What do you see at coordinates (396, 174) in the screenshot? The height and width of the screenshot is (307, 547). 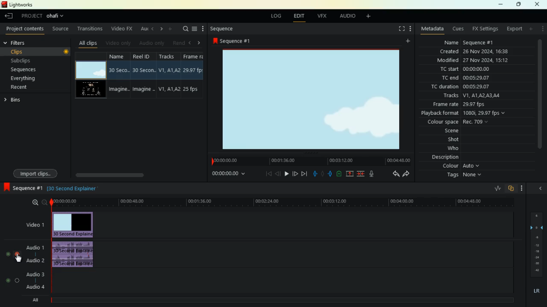 I see `back` at bounding box center [396, 174].